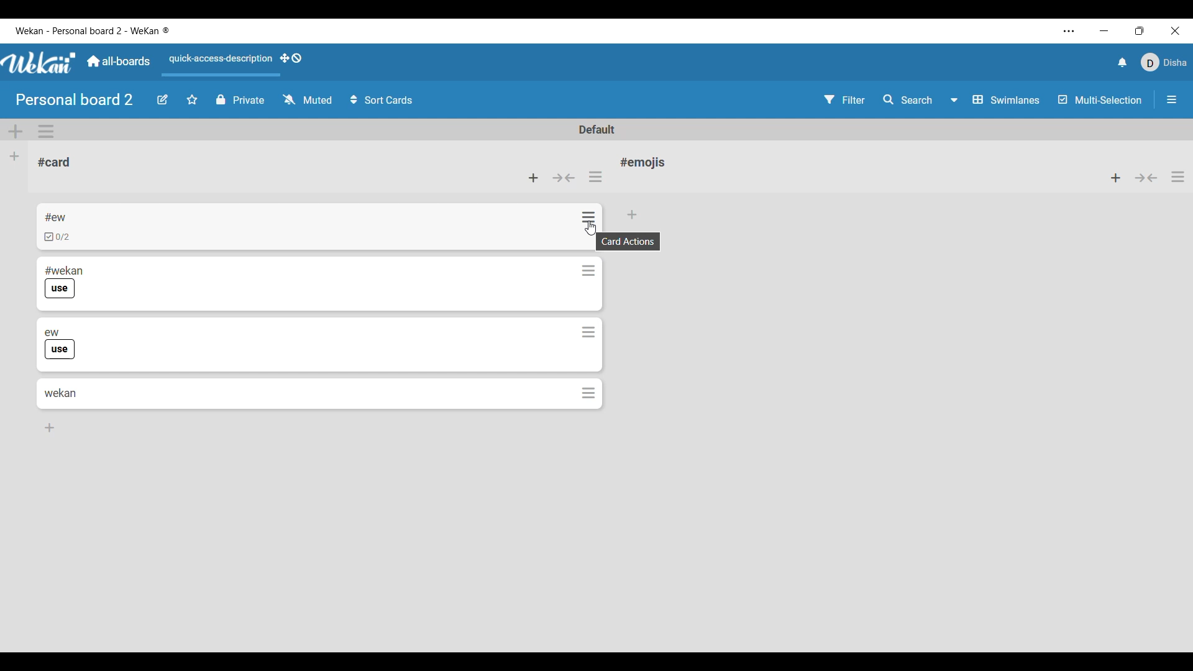 The image size is (1193, 671). I want to click on Search , so click(908, 100).